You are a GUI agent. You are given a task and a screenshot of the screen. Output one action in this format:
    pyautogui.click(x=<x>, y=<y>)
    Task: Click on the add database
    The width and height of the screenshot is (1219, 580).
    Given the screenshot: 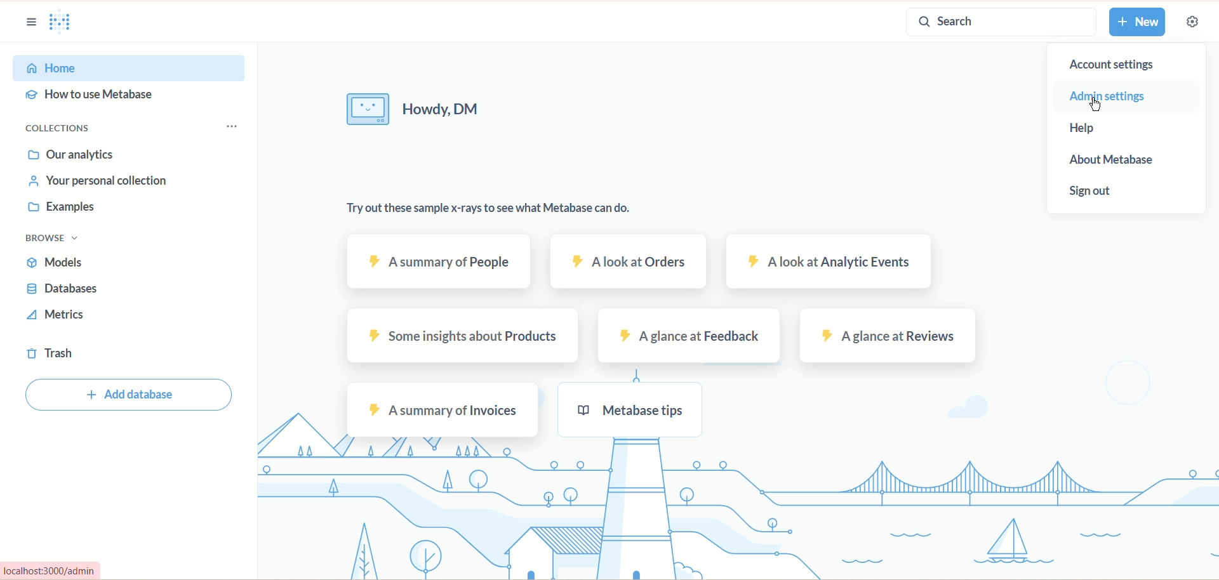 What is the action you would take?
    pyautogui.click(x=131, y=397)
    